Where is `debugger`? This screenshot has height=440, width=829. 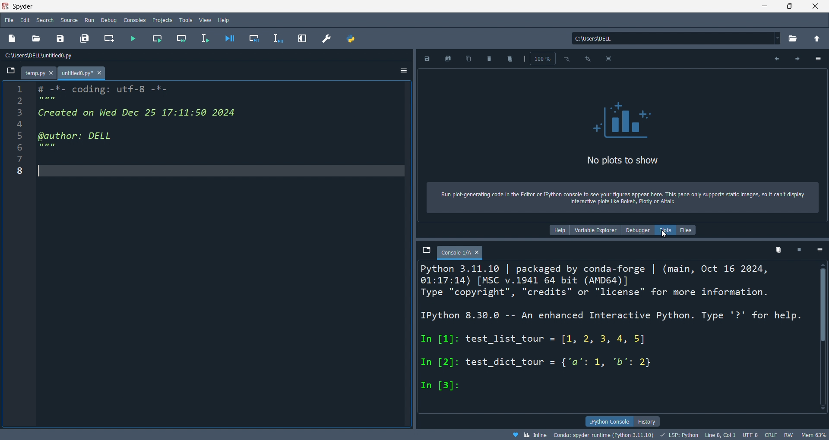 debugger is located at coordinates (639, 230).